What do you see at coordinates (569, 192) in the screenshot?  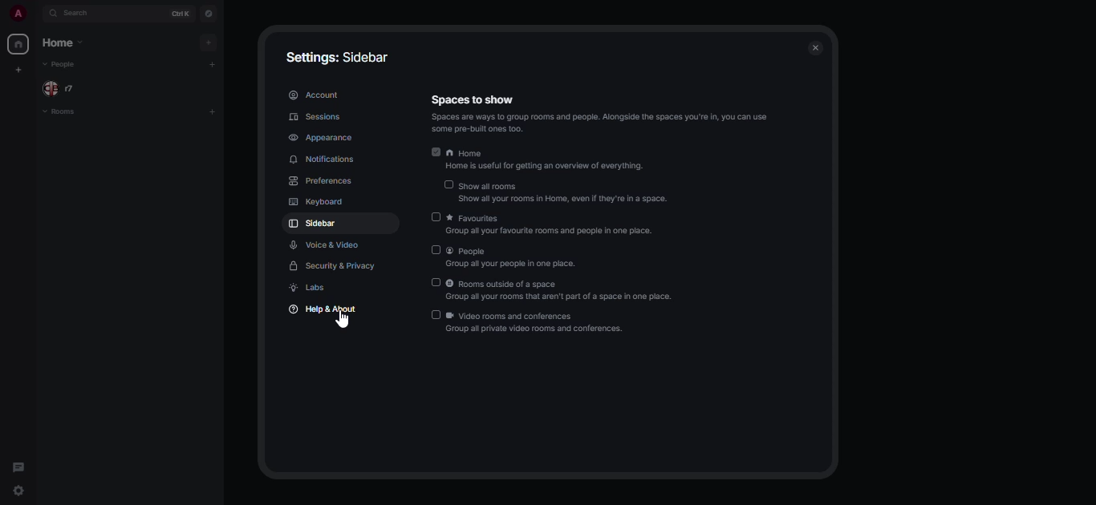 I see `show all rooms show all your rooms in home, even if they're in a space` at bounding box center [569, 192].